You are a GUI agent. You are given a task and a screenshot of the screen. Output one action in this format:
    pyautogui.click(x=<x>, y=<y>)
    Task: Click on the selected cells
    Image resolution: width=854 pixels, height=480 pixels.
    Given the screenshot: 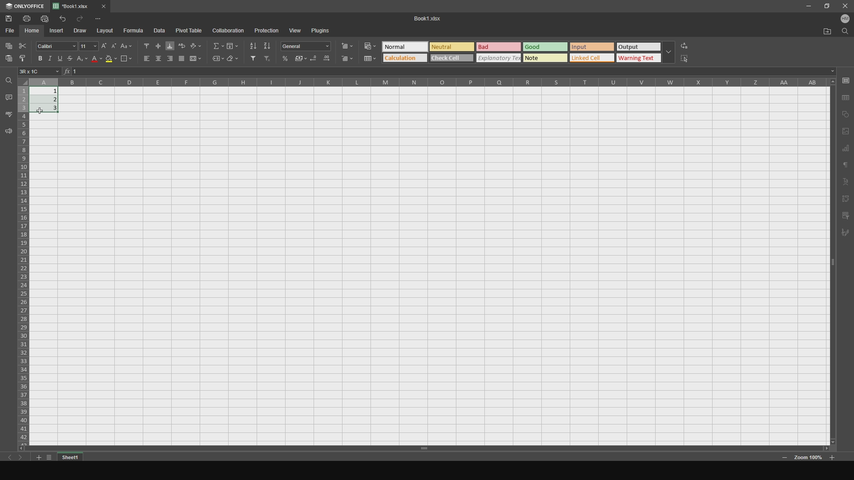 What is the action you would take?
    pyautogui.click(x=50, y=104)
    